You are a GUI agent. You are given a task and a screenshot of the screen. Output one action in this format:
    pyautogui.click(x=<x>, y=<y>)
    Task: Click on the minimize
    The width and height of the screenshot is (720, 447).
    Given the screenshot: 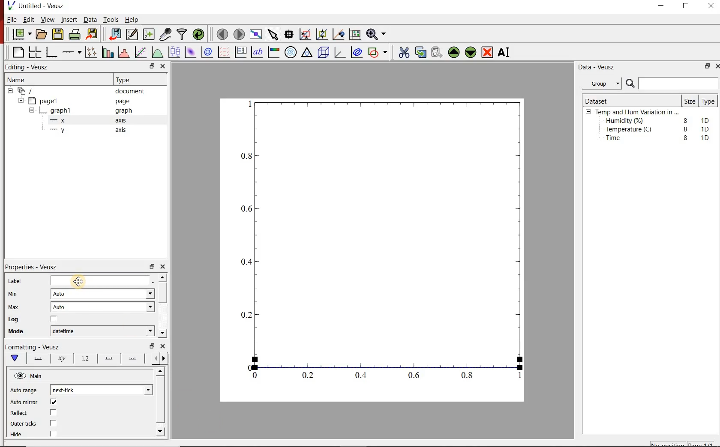 What is the action you would take?
    pyautogui.click(x=664, y=6)
    